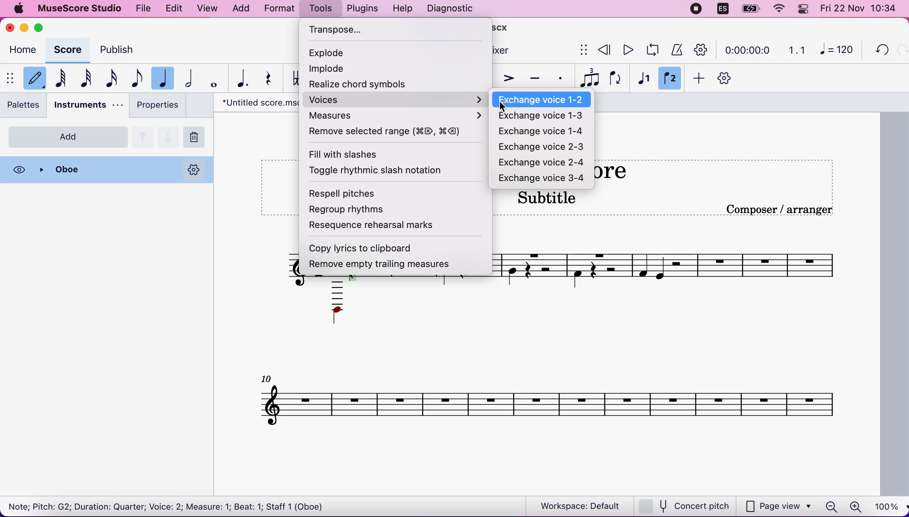 The width and height of the screenshot is (909, 517). Describe the element at coordinates (543, 163) in the screenshot. I see `exchange voice 2-4` at that location.